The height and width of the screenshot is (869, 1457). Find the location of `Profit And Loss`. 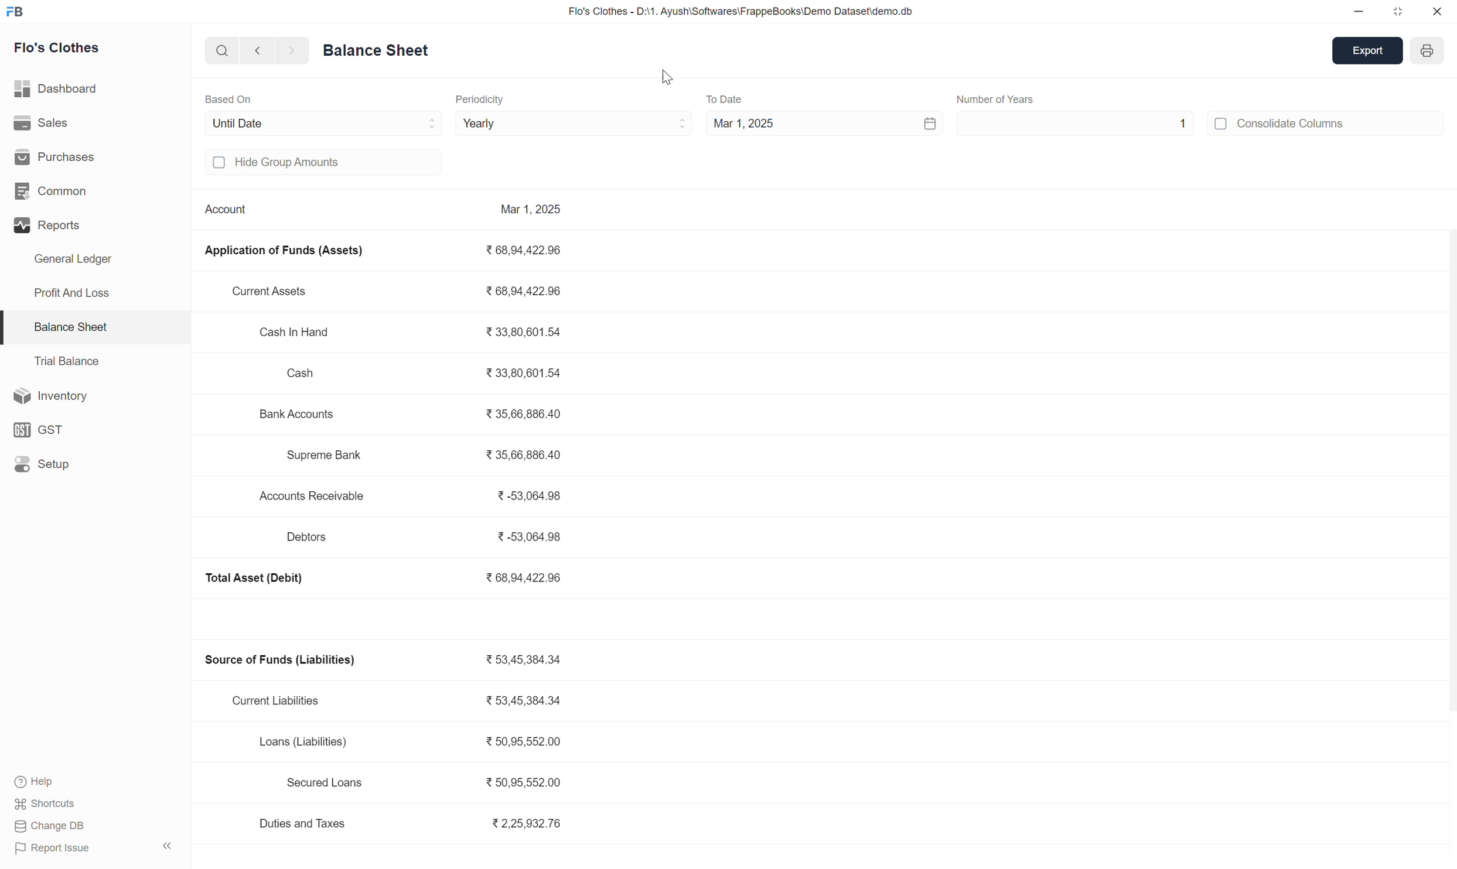

Profit And Loss is located at coordinates (76, 292).